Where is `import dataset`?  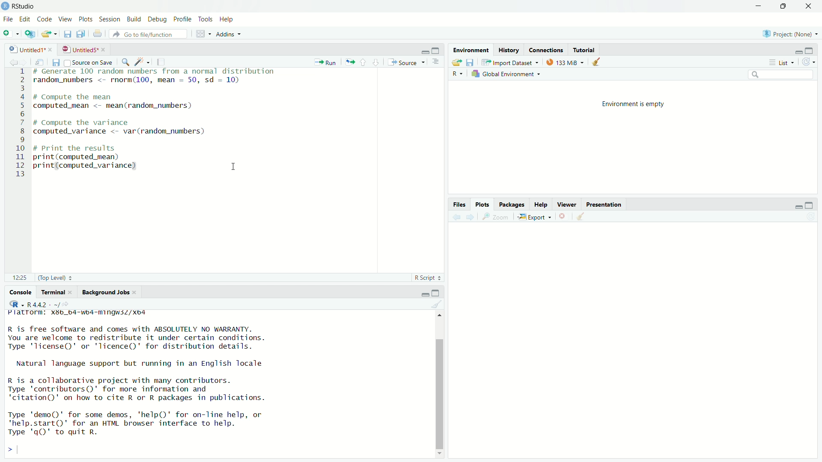 import dataset is located at coordinates (512, 61).